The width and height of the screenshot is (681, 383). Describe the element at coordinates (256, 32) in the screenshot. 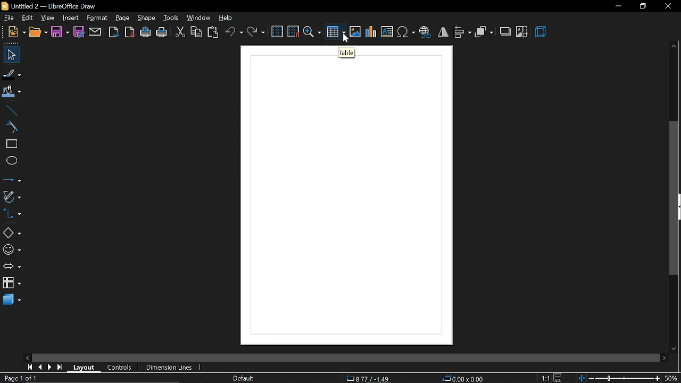

I see `redo` at that location.